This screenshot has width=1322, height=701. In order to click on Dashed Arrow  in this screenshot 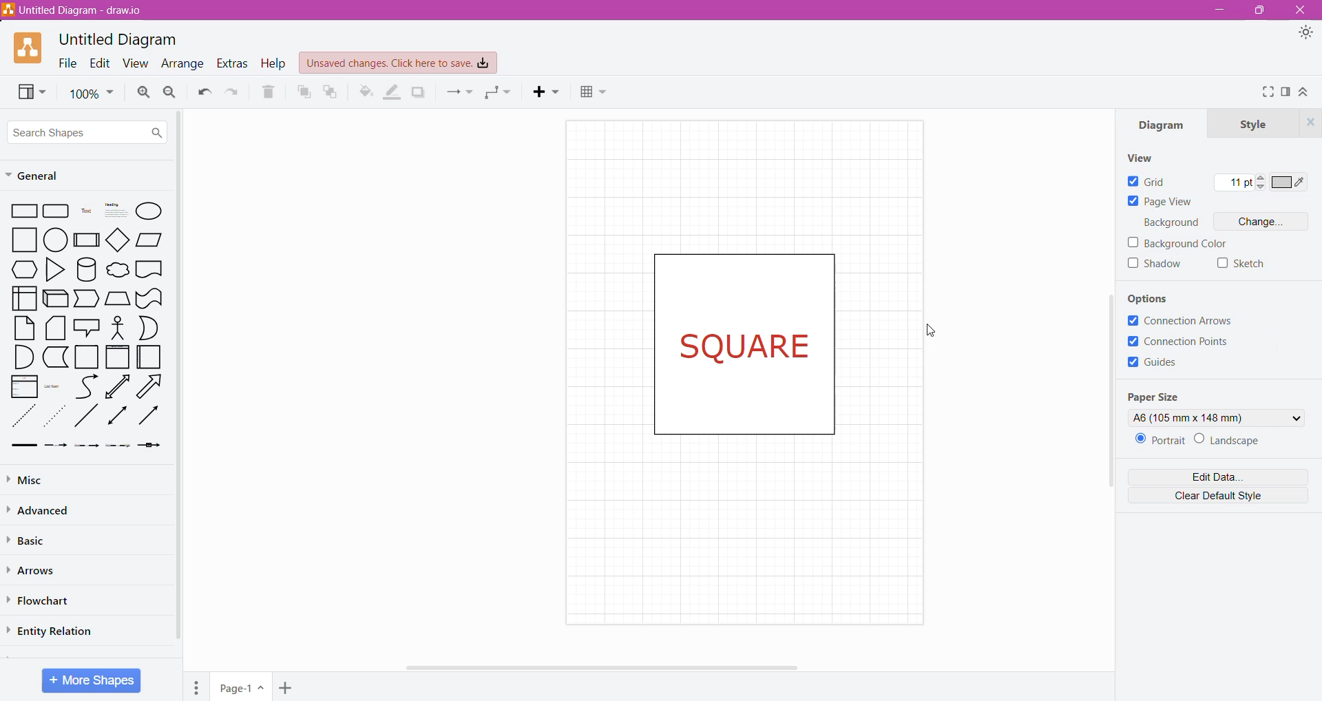, I will do `click(55, 444)`.